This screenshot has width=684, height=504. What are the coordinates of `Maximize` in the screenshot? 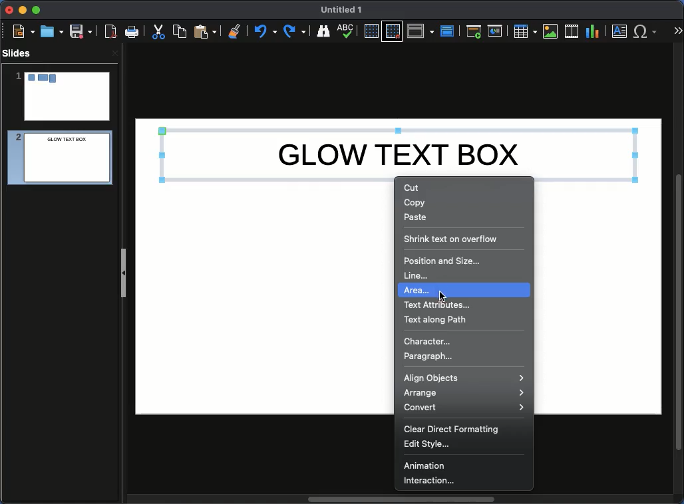 It's located at (37, 11).